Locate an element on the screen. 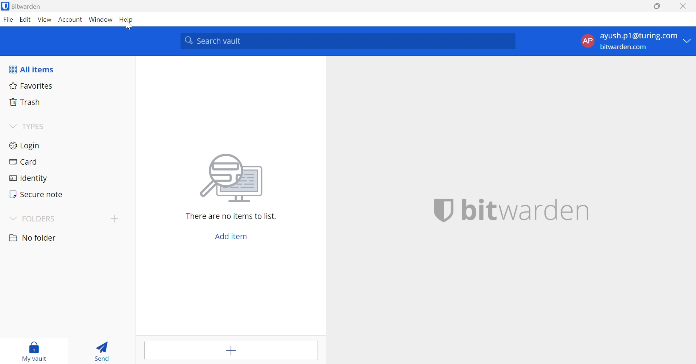 This screenshot has height=364, width=696. Edit is located at coordinates (26, 20).